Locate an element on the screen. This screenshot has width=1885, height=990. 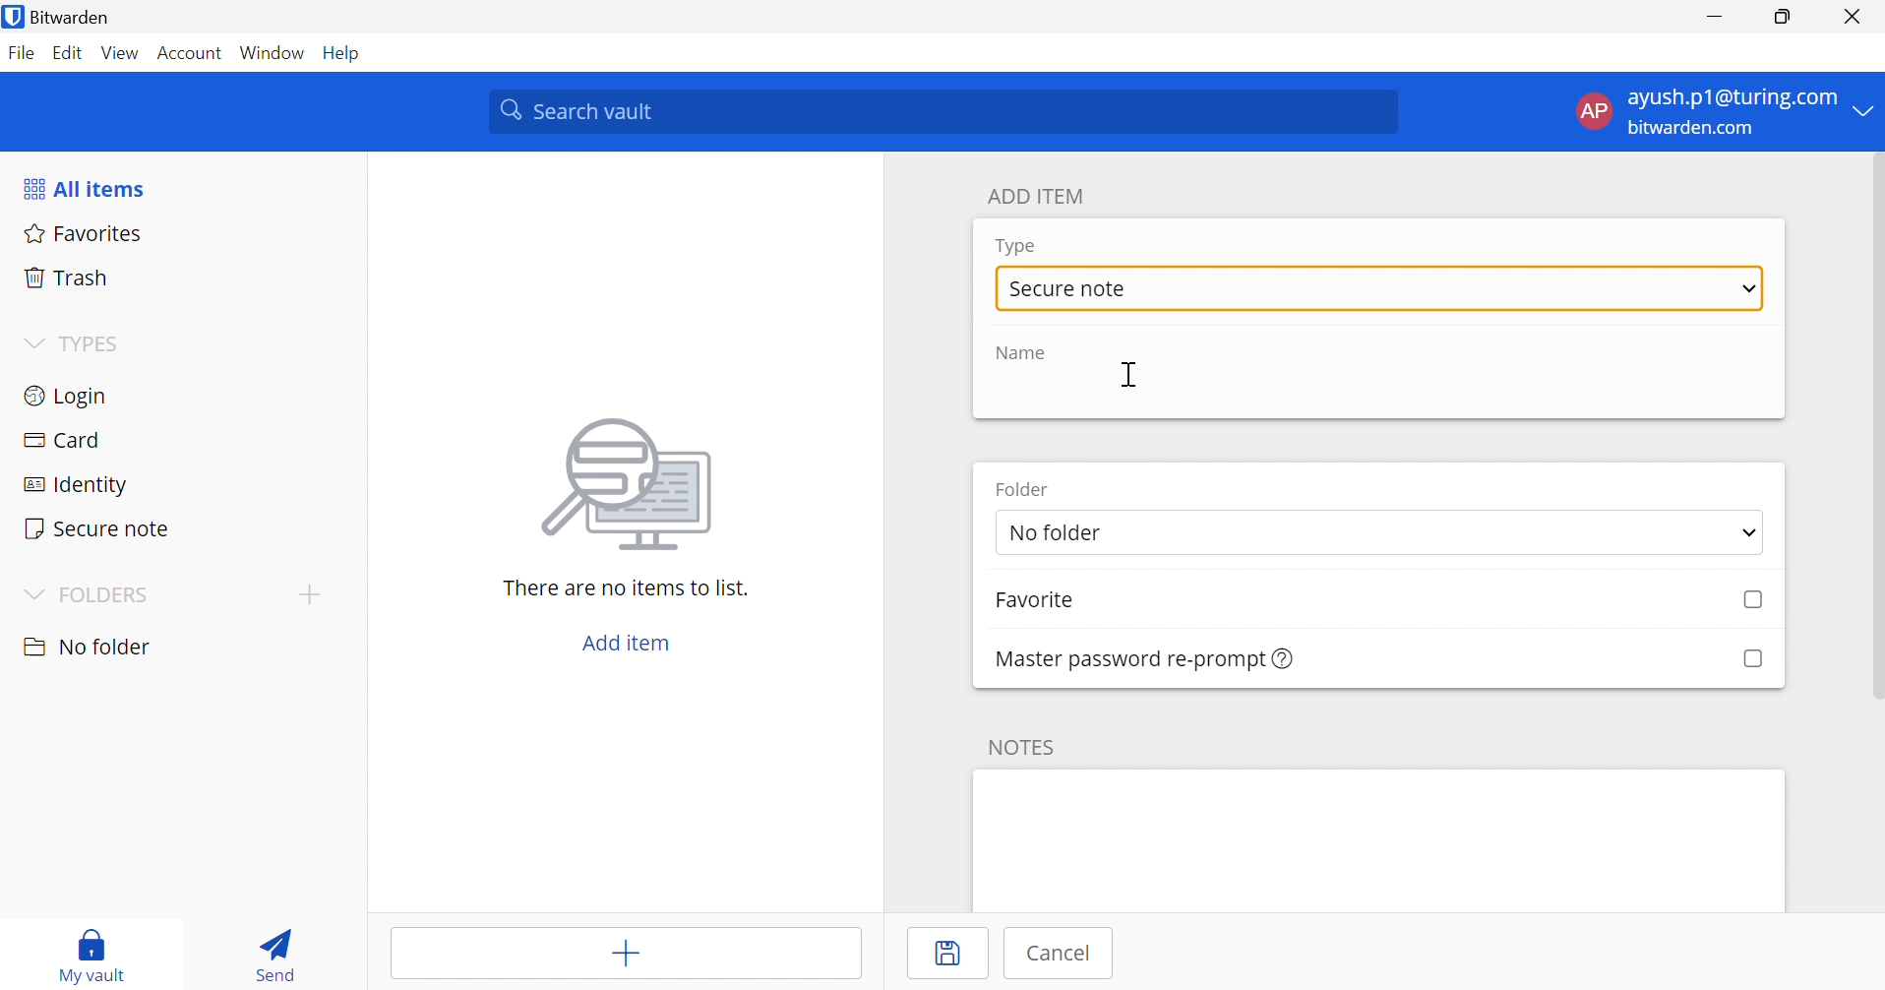
Add item is located at coordinates (623, 957).